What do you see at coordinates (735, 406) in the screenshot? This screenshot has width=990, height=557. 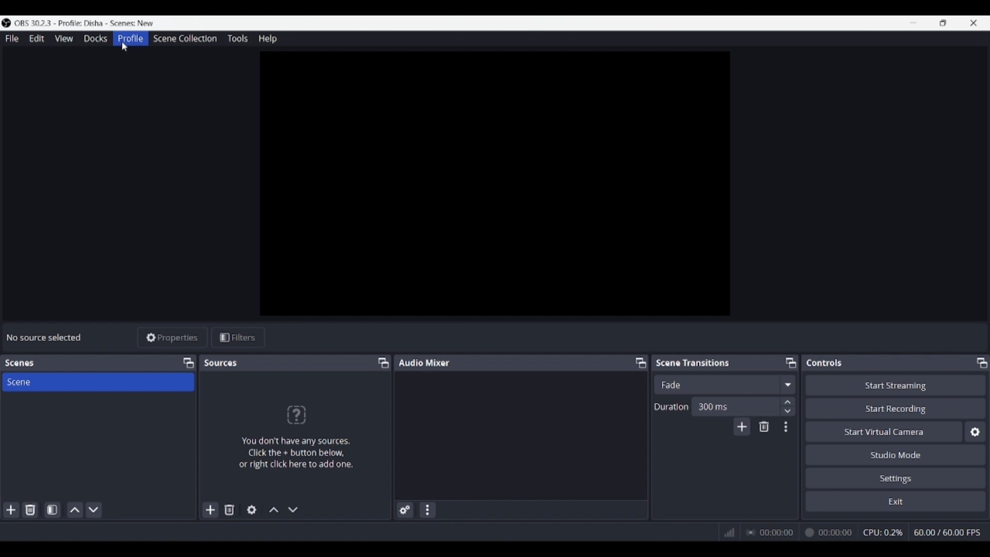 I see `Input duration` at bounding box center [735, 406].